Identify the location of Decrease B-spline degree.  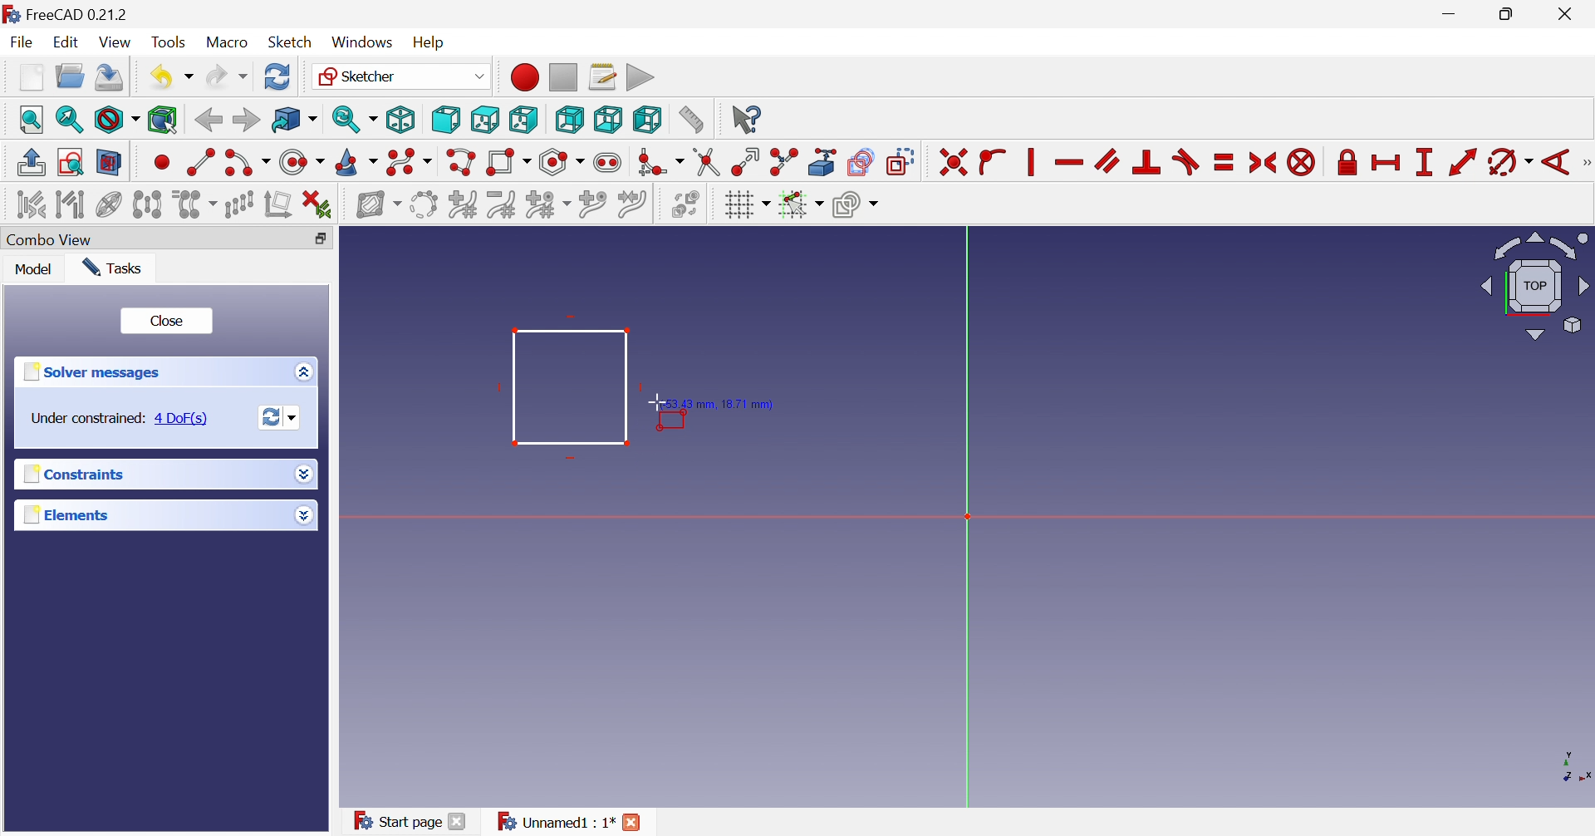
(501, 205).